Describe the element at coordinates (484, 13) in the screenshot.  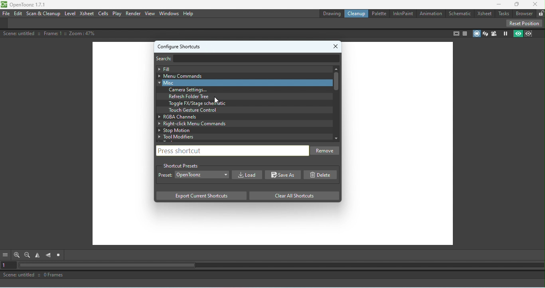
I see `Xsheet` at that location.